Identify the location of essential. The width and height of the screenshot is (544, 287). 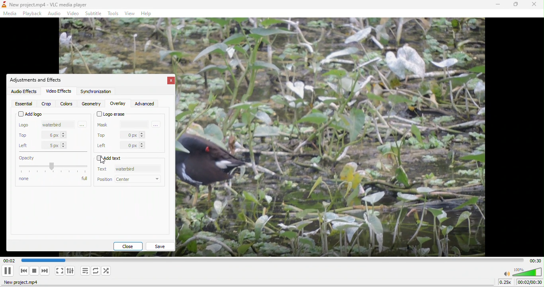
(23, 104).